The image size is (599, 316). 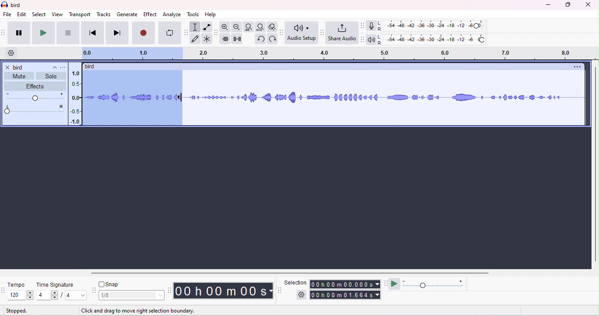 What do you see at coordinates (68, 33) in the screenshot?
I see `stop` at bounding box center [68, 33].